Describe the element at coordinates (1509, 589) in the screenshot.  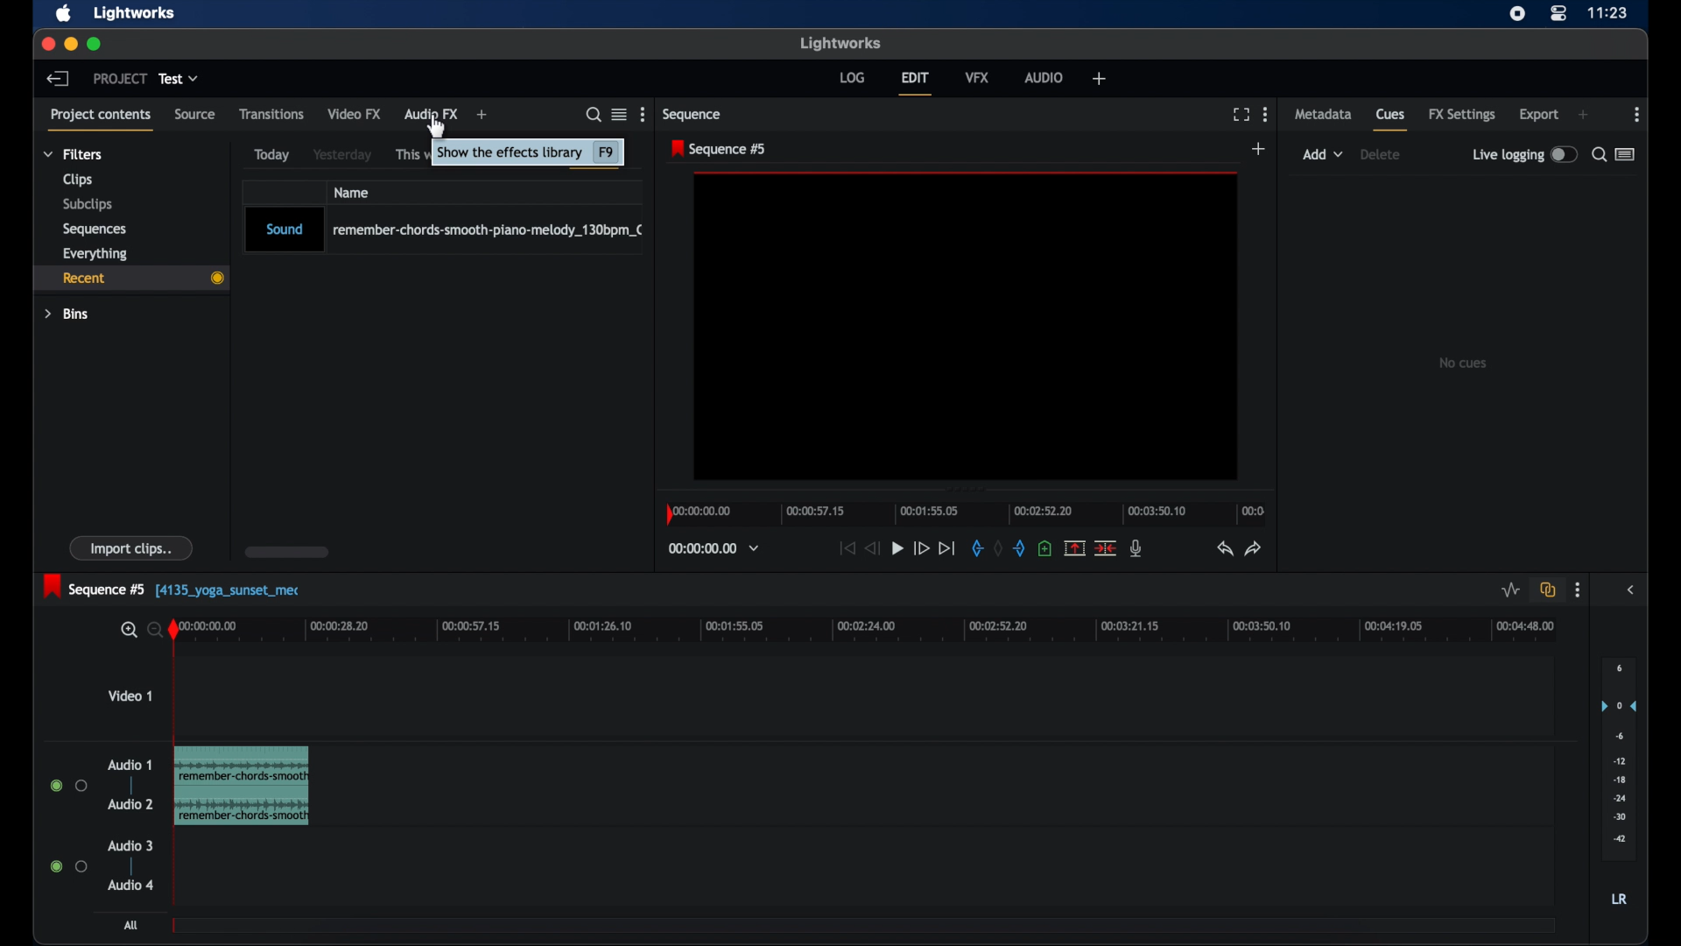
I see `toggle audio levels editing` at that location.